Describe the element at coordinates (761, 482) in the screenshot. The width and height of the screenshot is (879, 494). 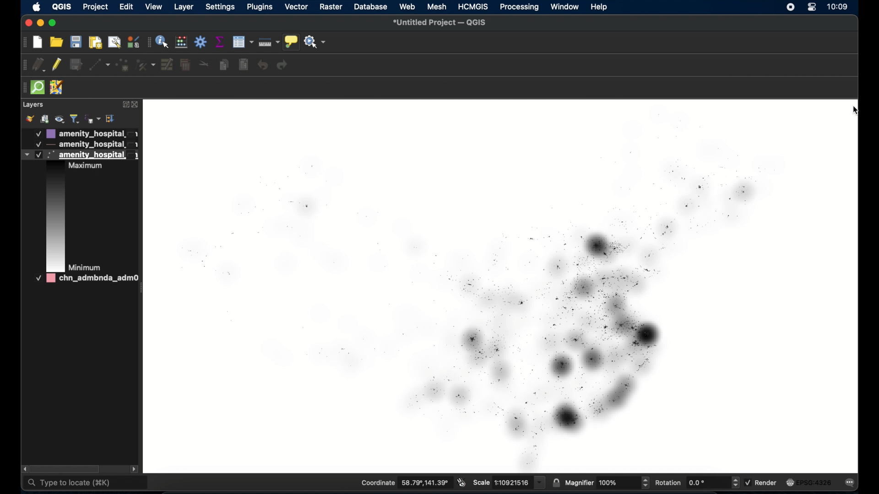
I see `render` at that location.